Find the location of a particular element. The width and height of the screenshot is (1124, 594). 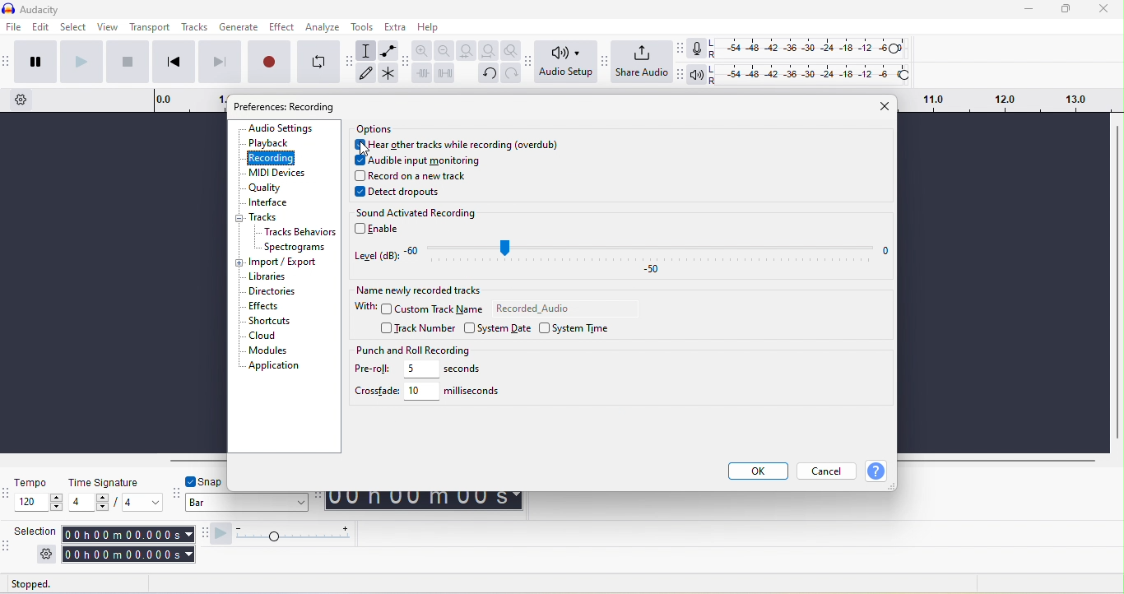

00 h 00 m 00 s is located at coordinates (428, 502).